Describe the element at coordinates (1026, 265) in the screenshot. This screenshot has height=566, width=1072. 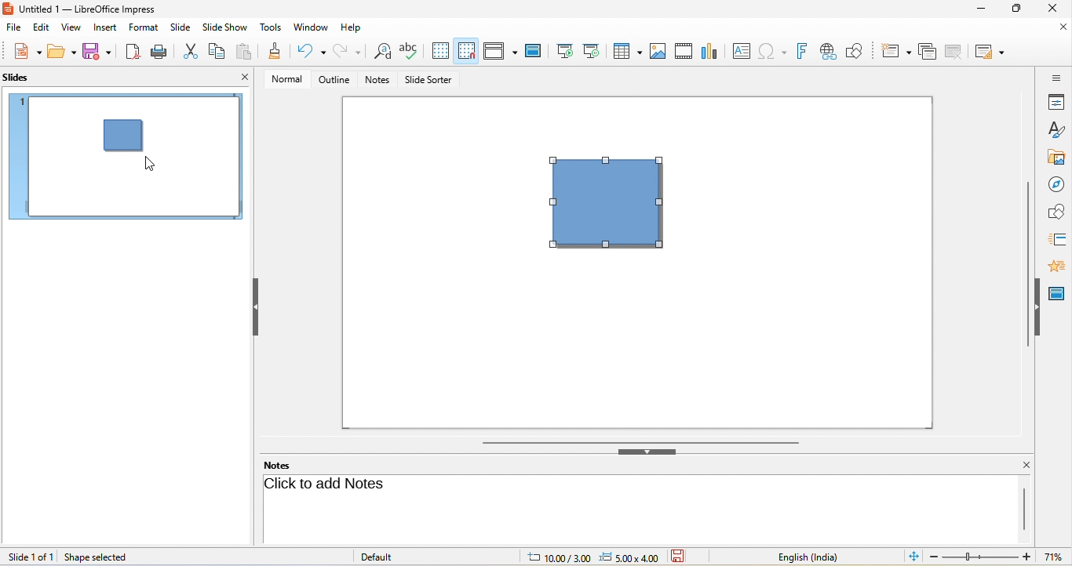
I see `vertical scroll bar` at that location.